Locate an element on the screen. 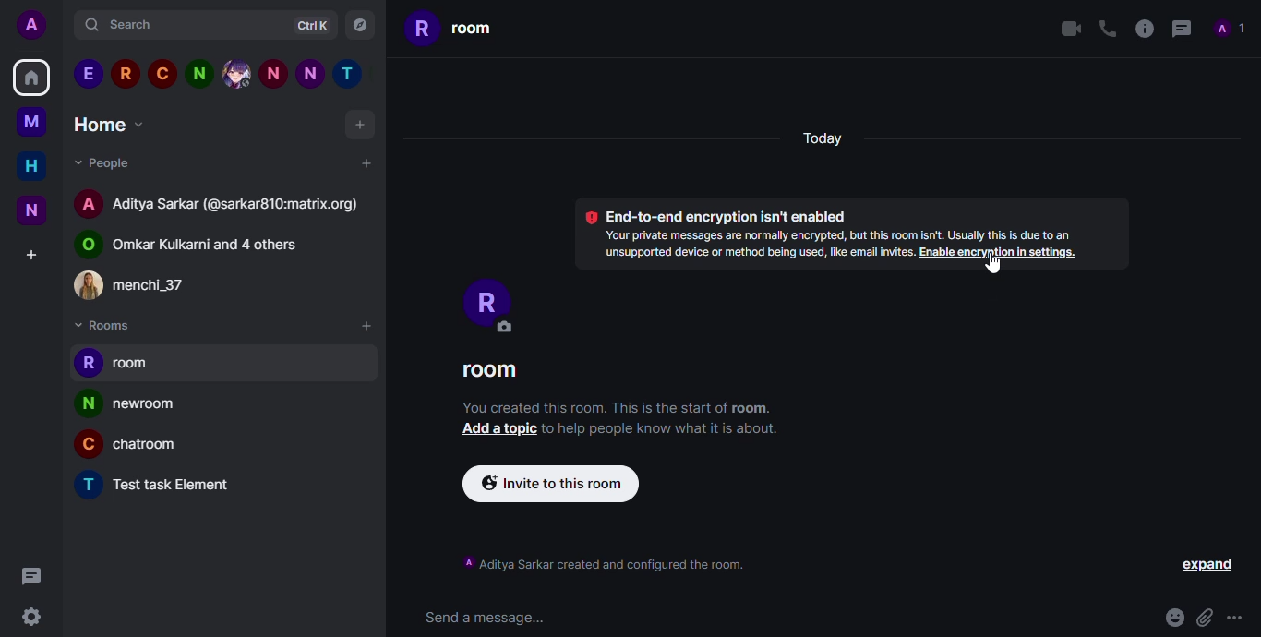  search is located at coordinates (130, 26).